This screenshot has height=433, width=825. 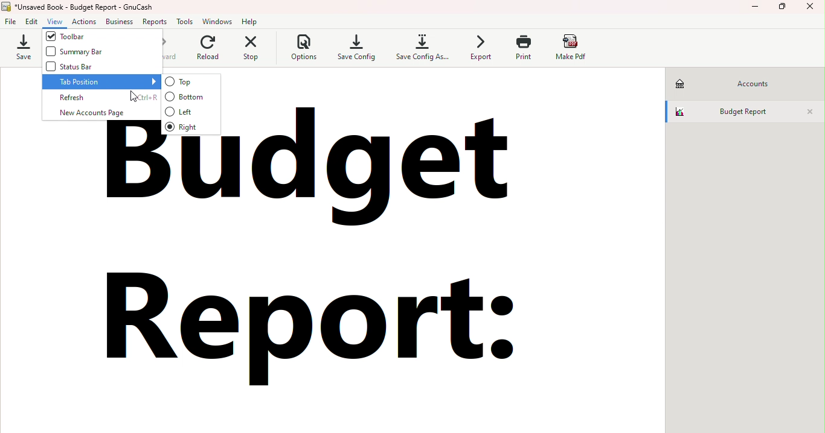 I want to click on Save config, so click(x=358, y=46).